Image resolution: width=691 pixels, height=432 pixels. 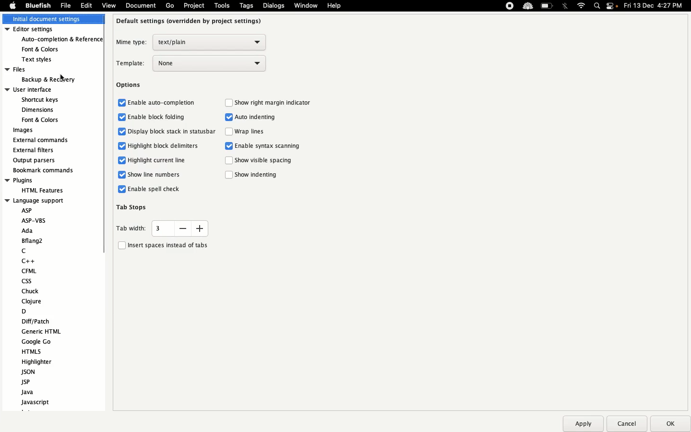 I want to click on Cancel, so click(x=628, y=422).